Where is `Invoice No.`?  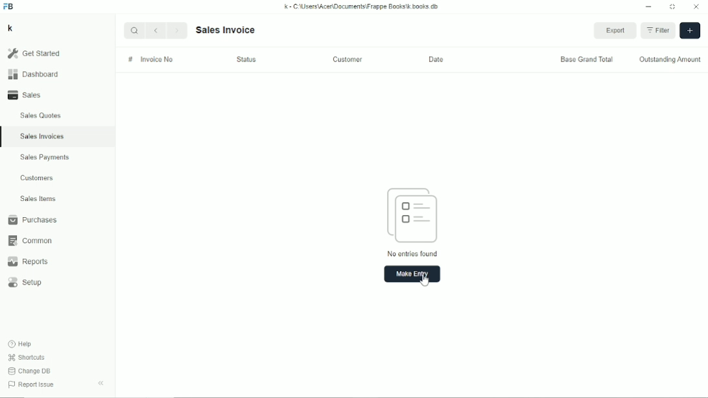 Invoice No. is located at coordinates (157, 60).